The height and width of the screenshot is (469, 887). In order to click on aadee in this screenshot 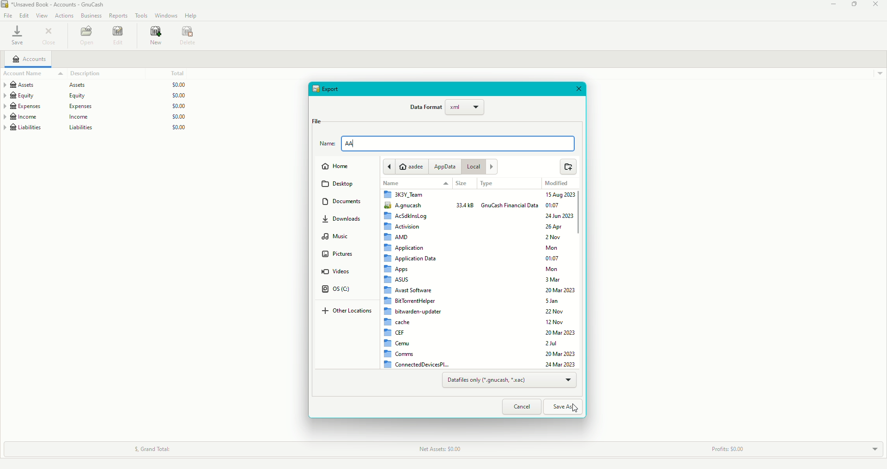, I will do `click(407, 166)`.